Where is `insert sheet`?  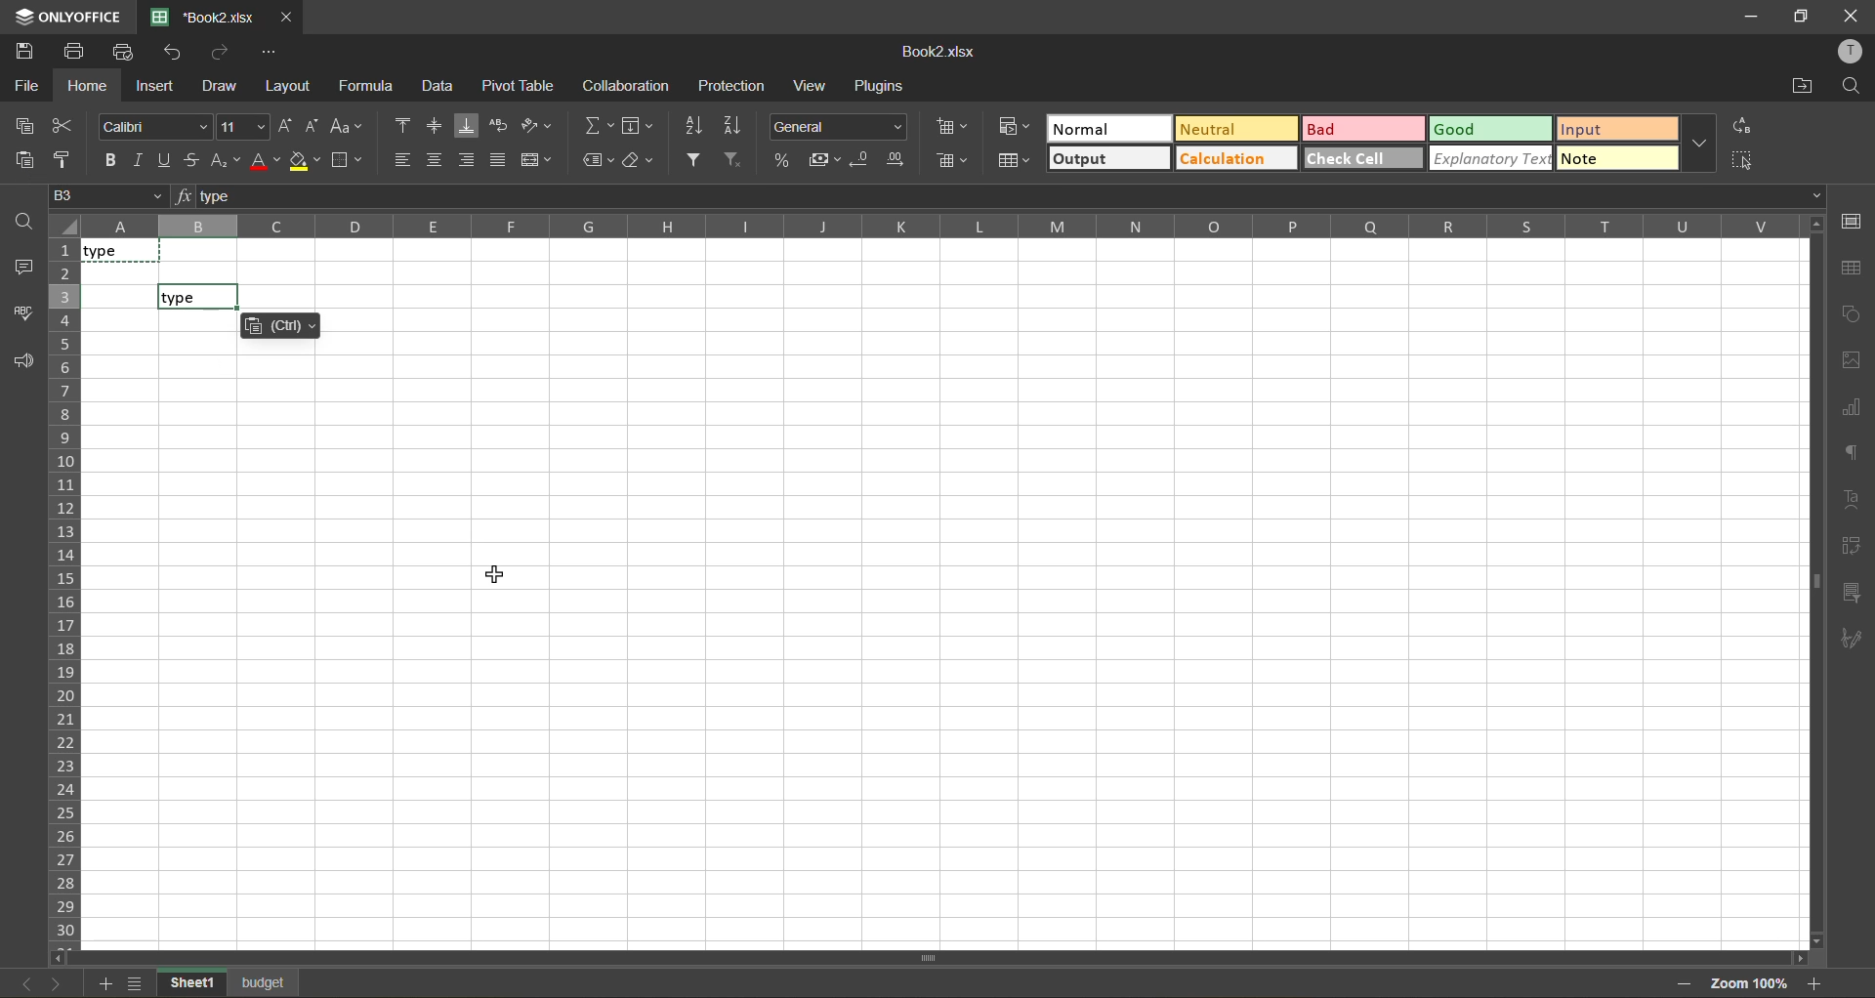
insert sheet is located at coordinates (102, 983).